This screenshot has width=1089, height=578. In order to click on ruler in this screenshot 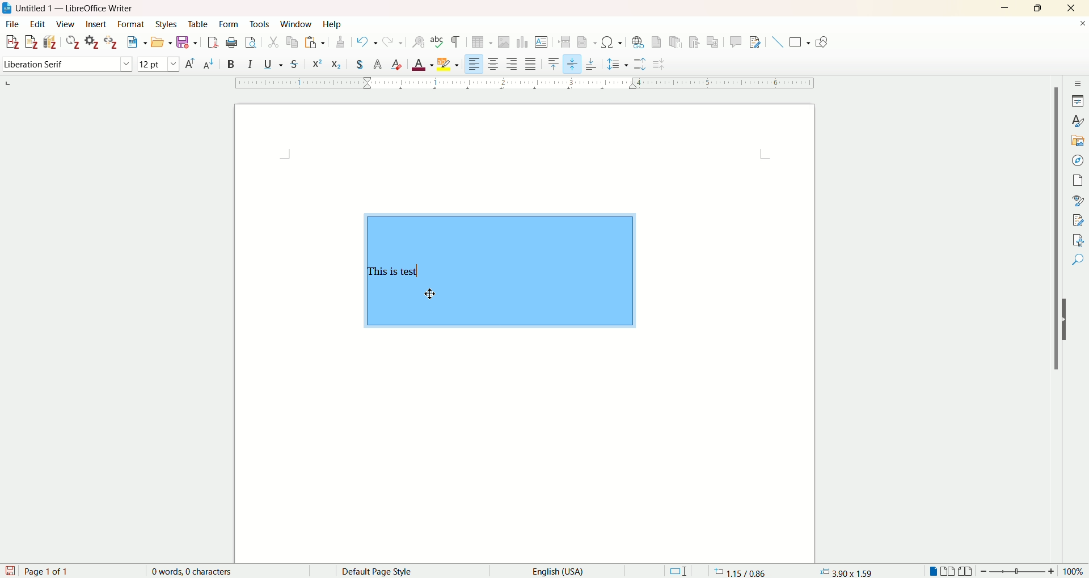, I will do `click(526, 83)`.